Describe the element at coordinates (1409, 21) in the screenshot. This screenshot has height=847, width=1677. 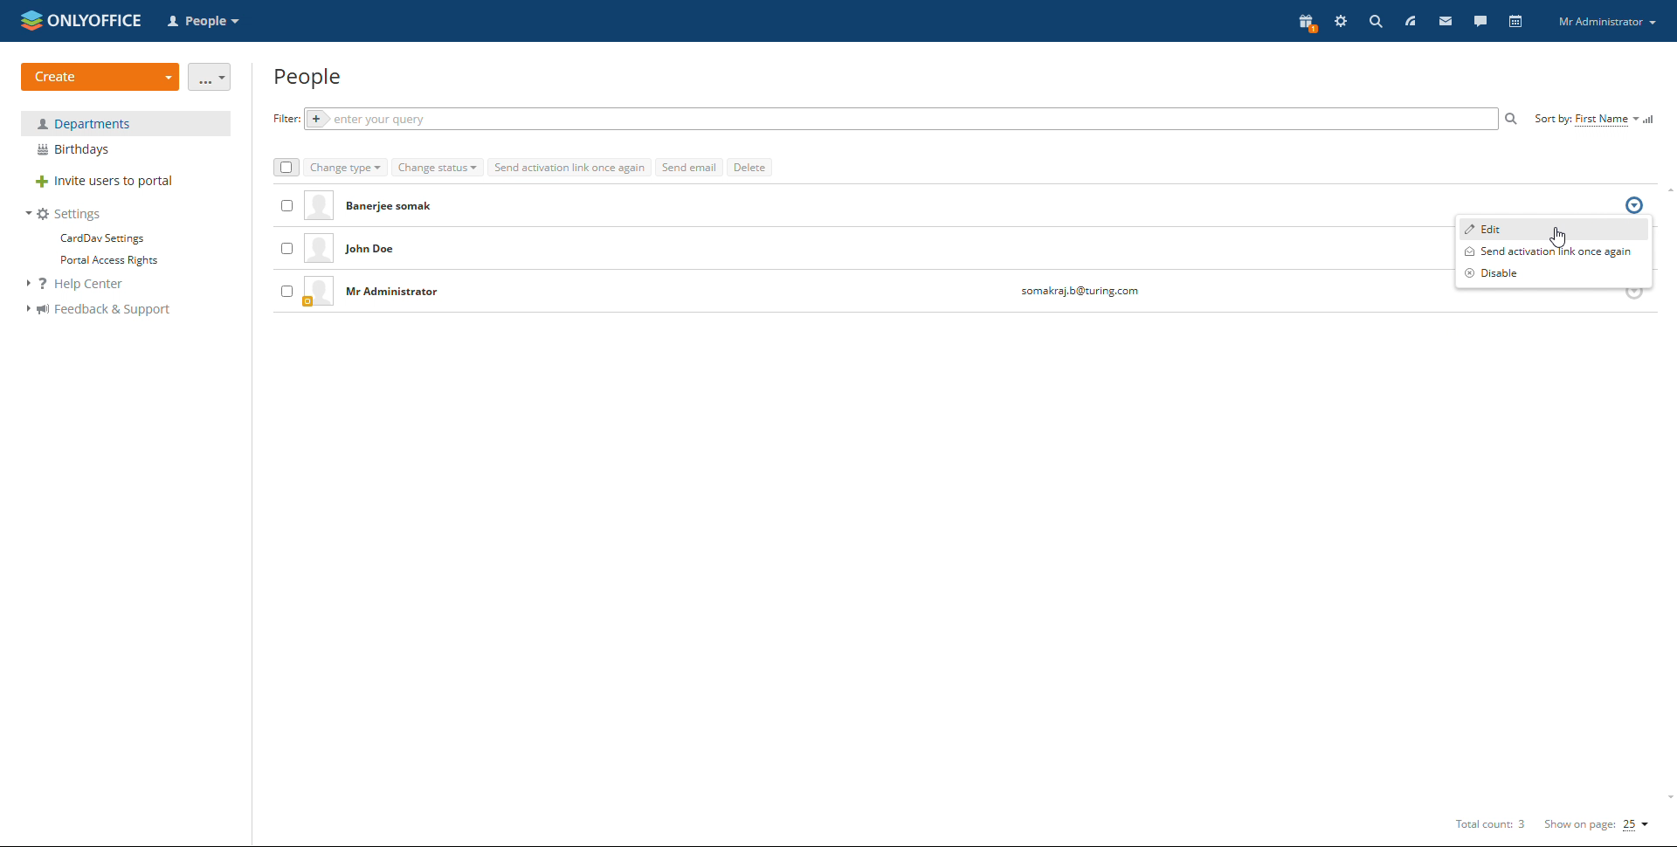
I see `feed` at that location.